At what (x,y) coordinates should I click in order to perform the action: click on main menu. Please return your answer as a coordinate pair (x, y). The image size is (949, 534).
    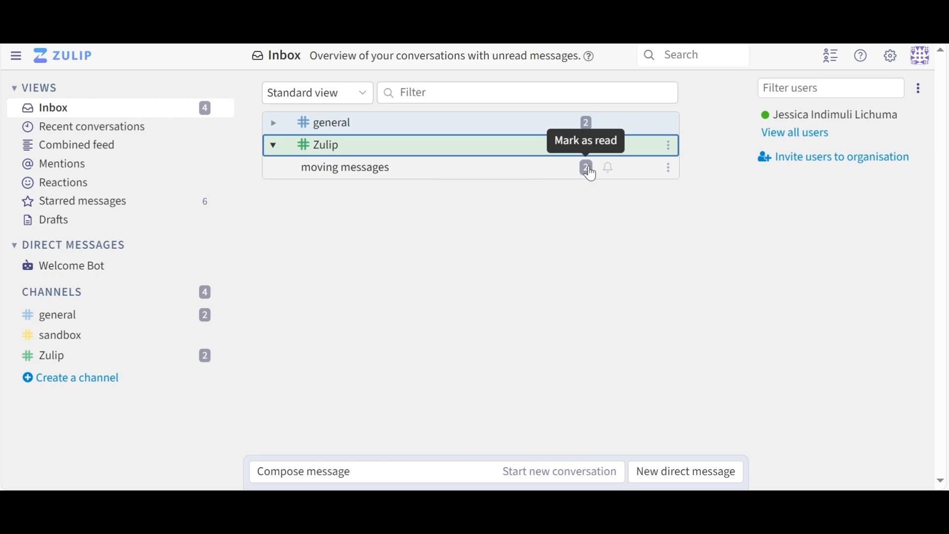
    Looking at the image, I should click on (889, 56).